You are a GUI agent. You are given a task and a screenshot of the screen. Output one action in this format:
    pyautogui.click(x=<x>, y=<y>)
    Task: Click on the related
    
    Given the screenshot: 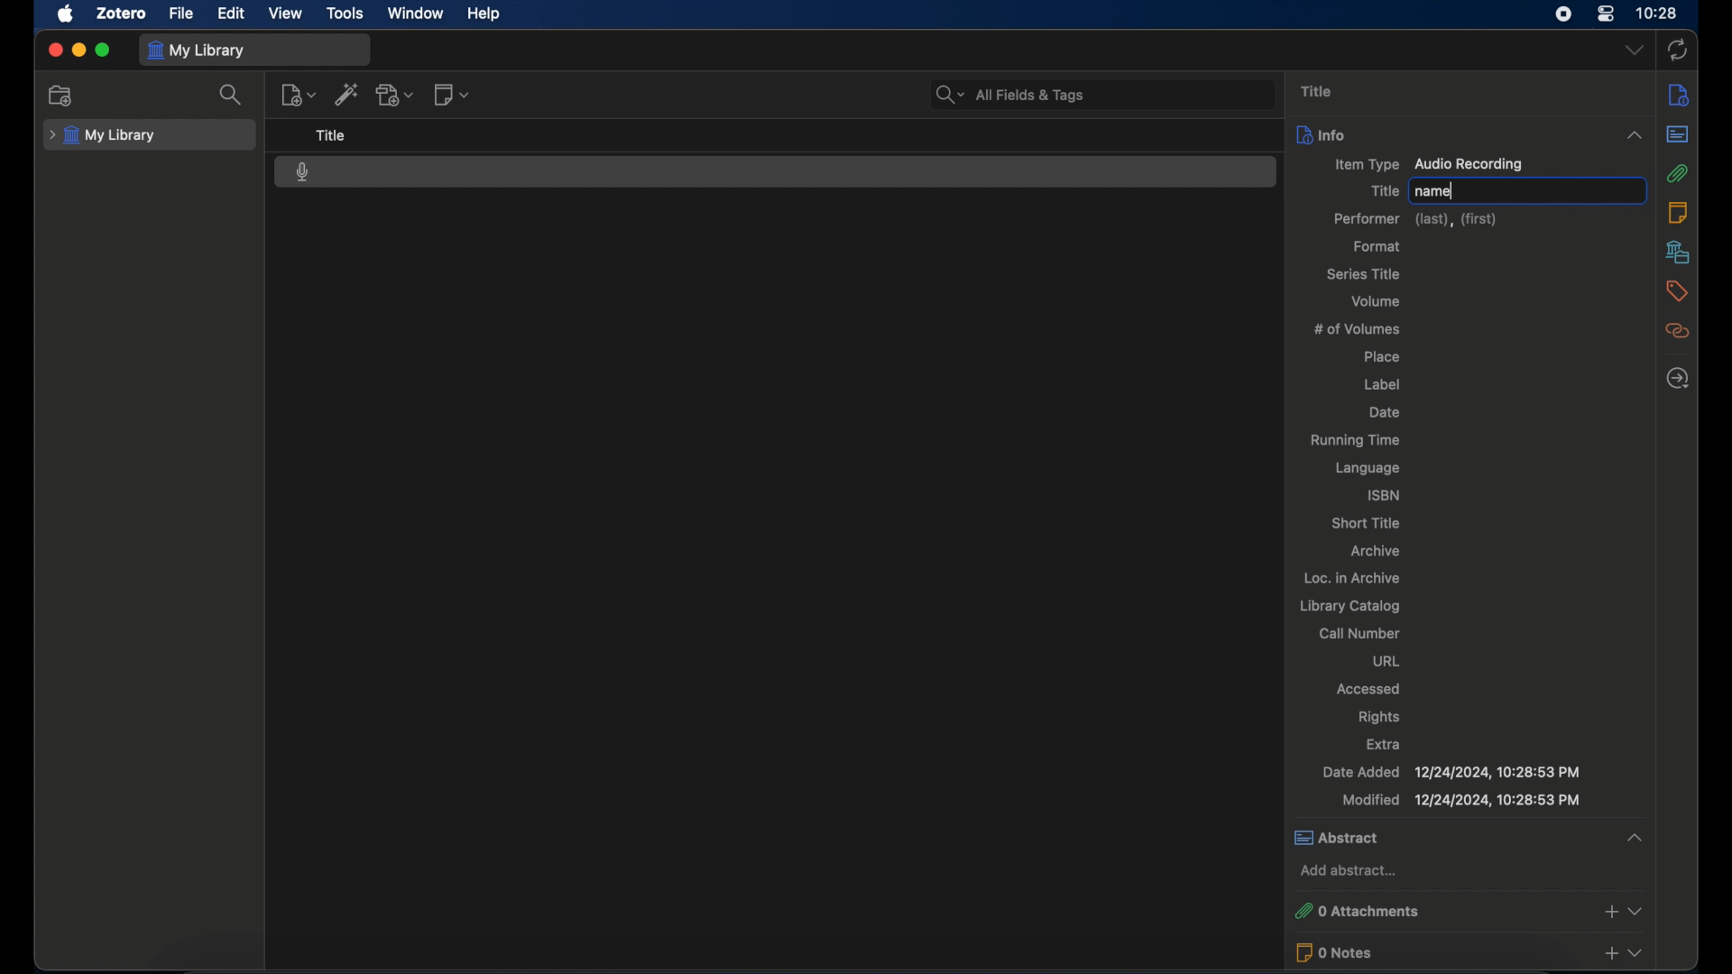 What is the action you would take?
    pyautogui.click(x=1680, y=331)
    